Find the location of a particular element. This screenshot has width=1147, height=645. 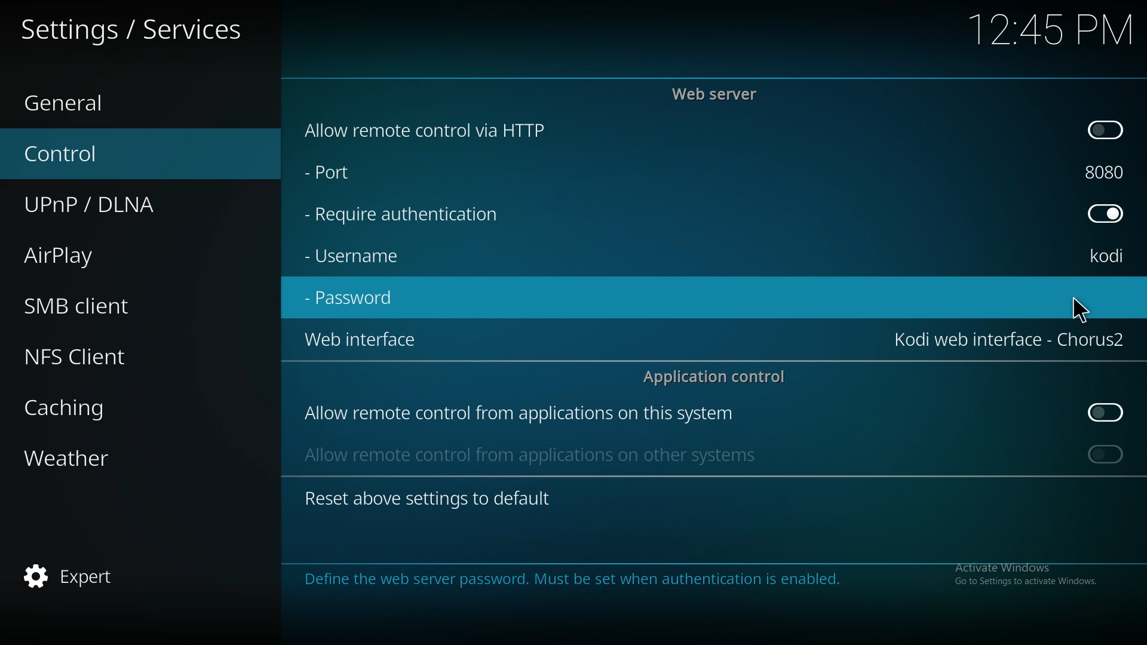

airplay is located at coordinates (103, 254).